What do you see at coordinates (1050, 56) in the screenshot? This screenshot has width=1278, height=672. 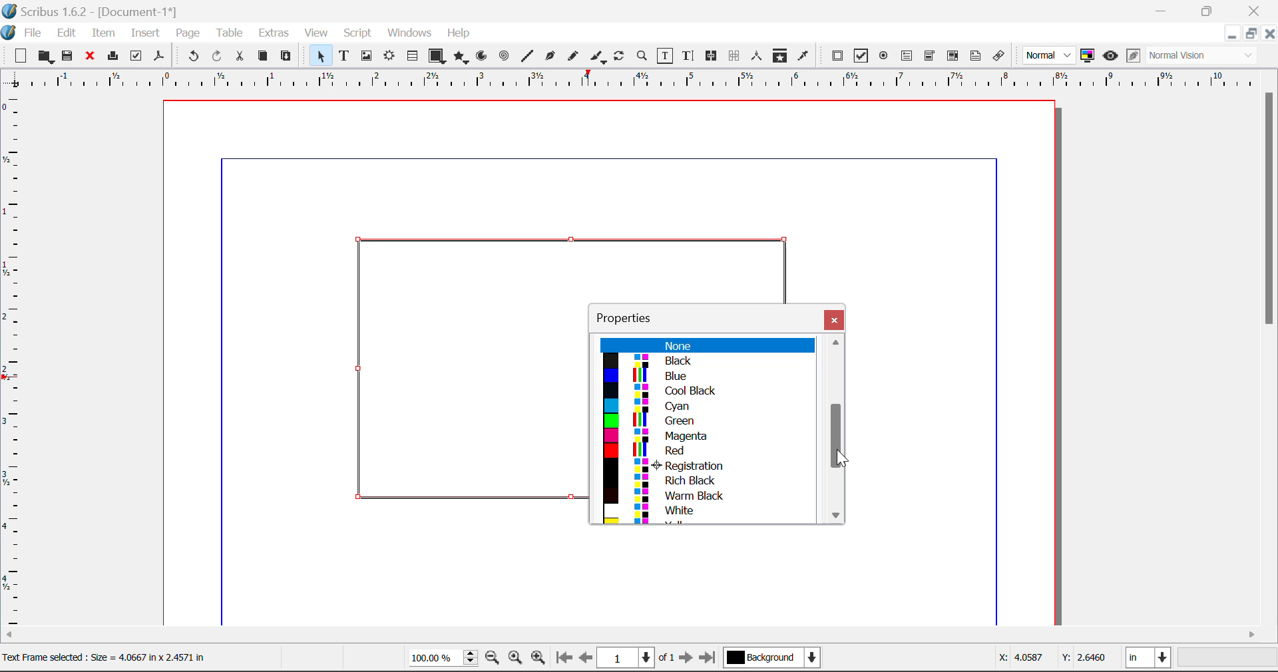 I see `Preview Mode` at bounding box center [1050, 56].